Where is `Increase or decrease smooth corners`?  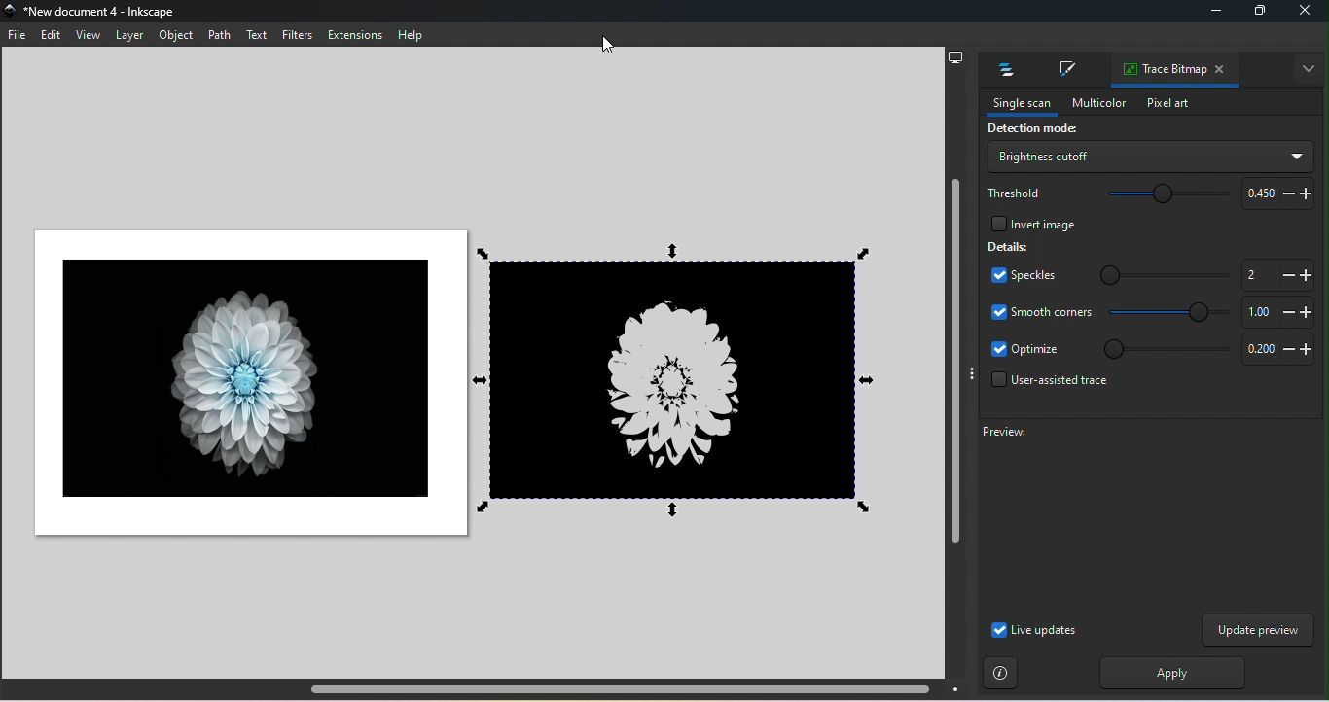 Increase or decrease smooth corners is located at coordinates (1275, 312).